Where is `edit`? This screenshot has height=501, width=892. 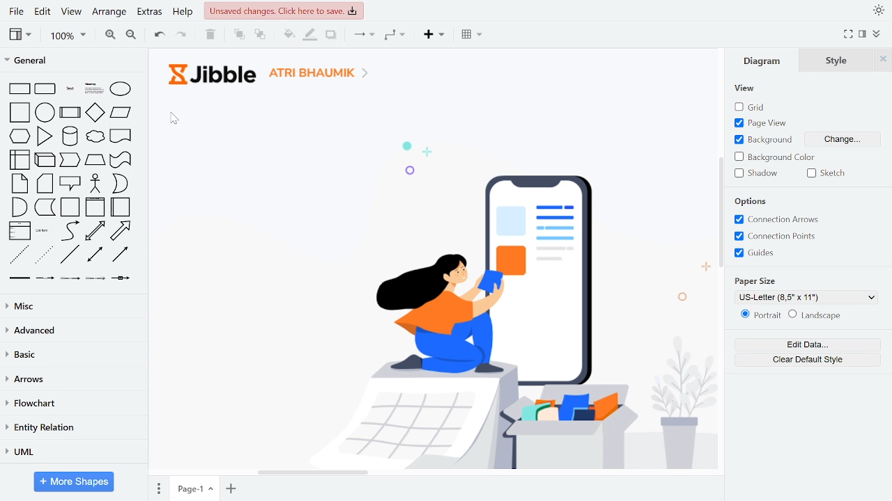 edit is located at coordinates (44, 11).